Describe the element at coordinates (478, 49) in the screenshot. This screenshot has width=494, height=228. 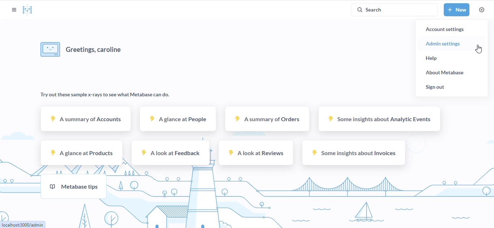
I see `cursor` at that location.